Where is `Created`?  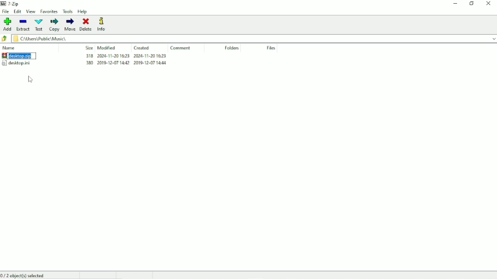
Created is located at coordinates (142, 48).